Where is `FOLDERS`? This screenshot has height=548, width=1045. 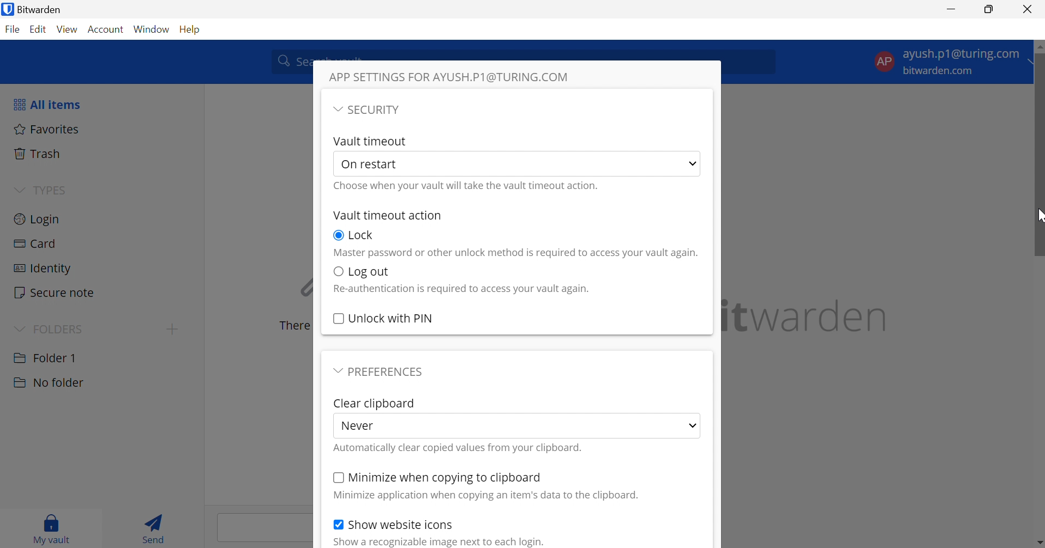
FOLDERS is located at coordinates (62, 328).